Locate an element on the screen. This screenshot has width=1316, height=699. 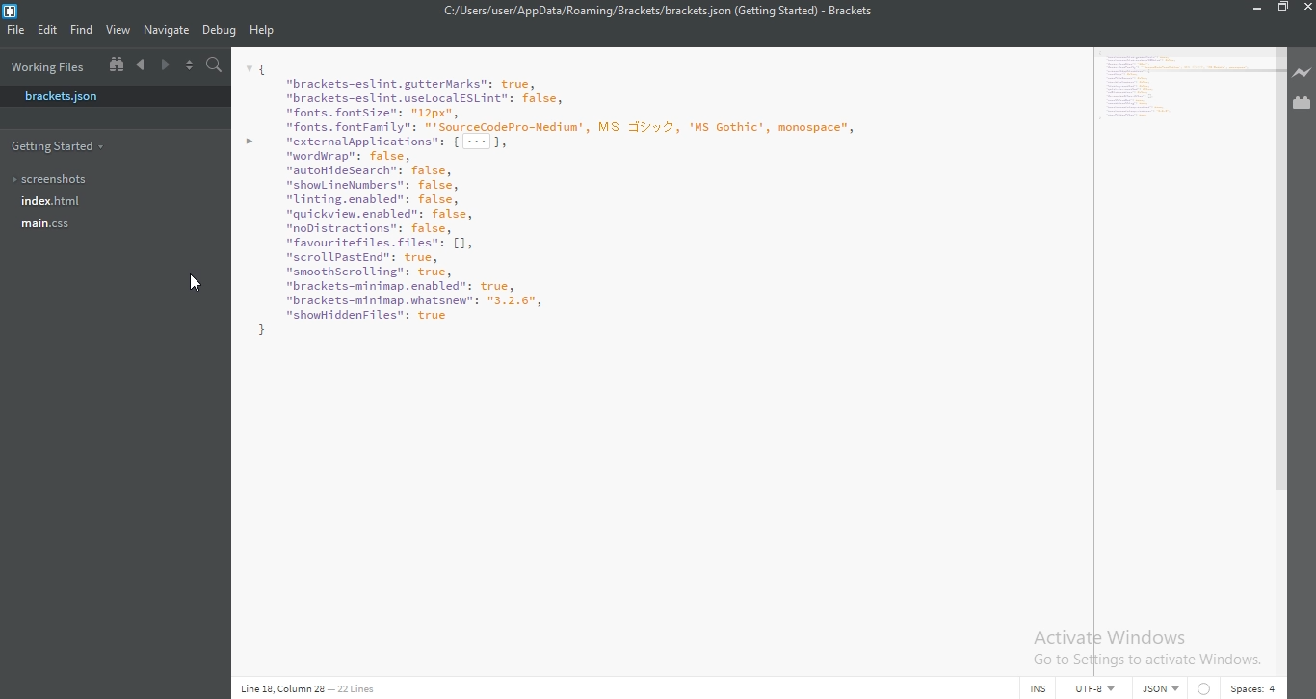
Close is located at coordinates (1307, 8).